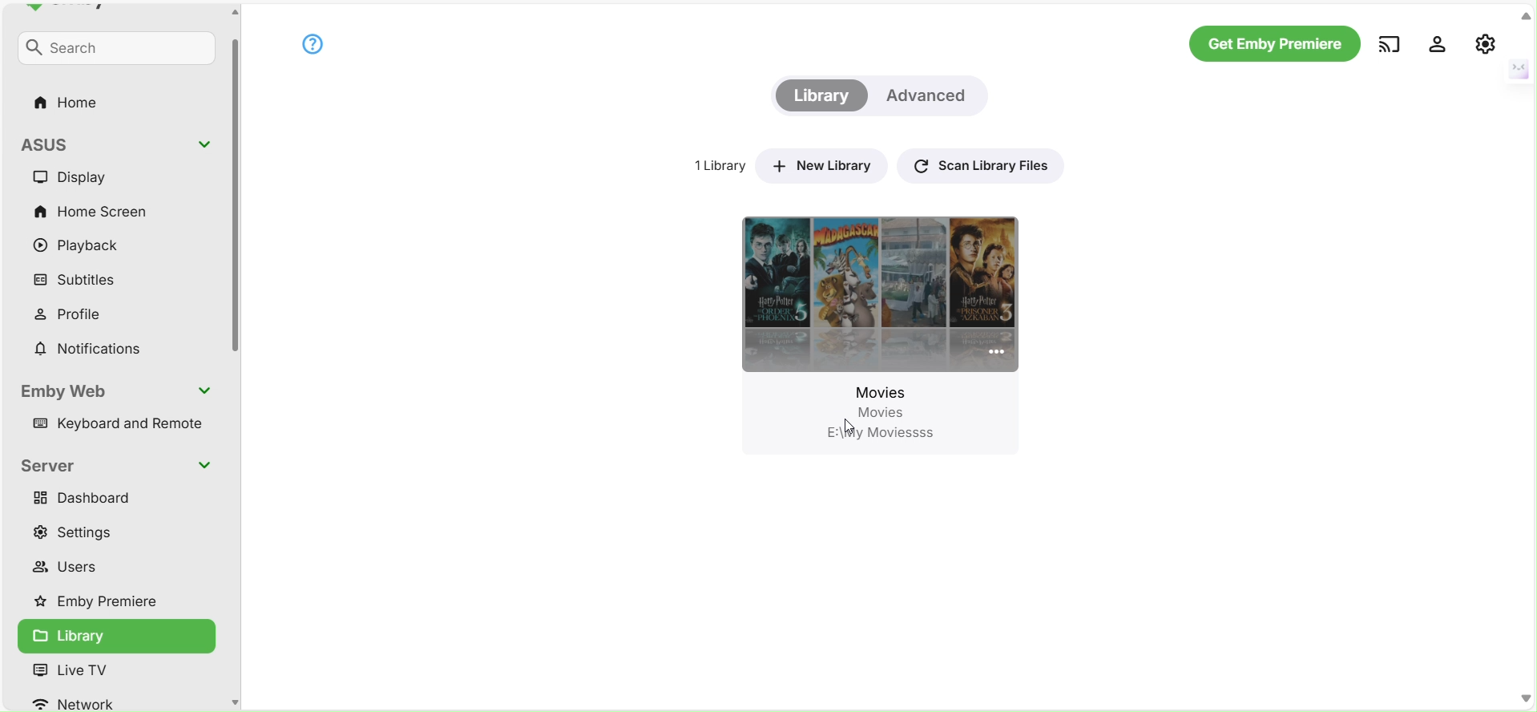 This screenshot has width=1537, height=712. I want to click on Advanced, so click(930, 95).